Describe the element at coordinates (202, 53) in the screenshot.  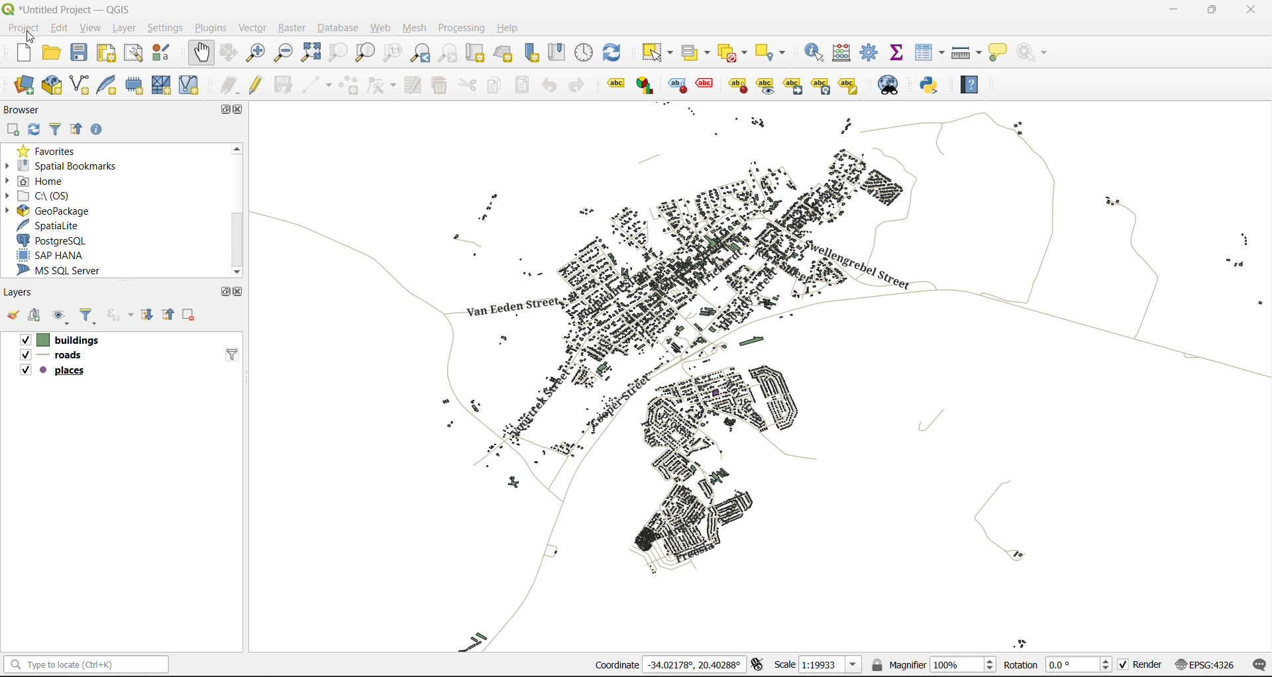
I see `pan map` at that location.